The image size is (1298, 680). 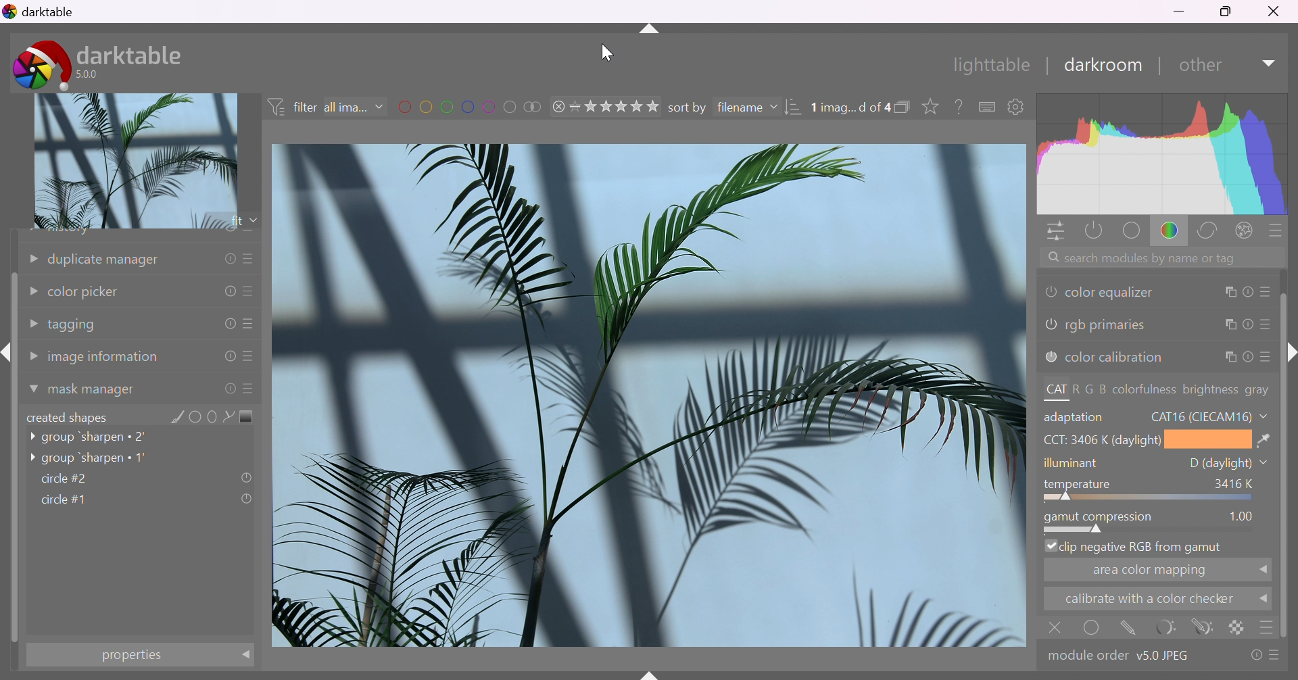 I want to click on filename, so click(x=747, y=107).